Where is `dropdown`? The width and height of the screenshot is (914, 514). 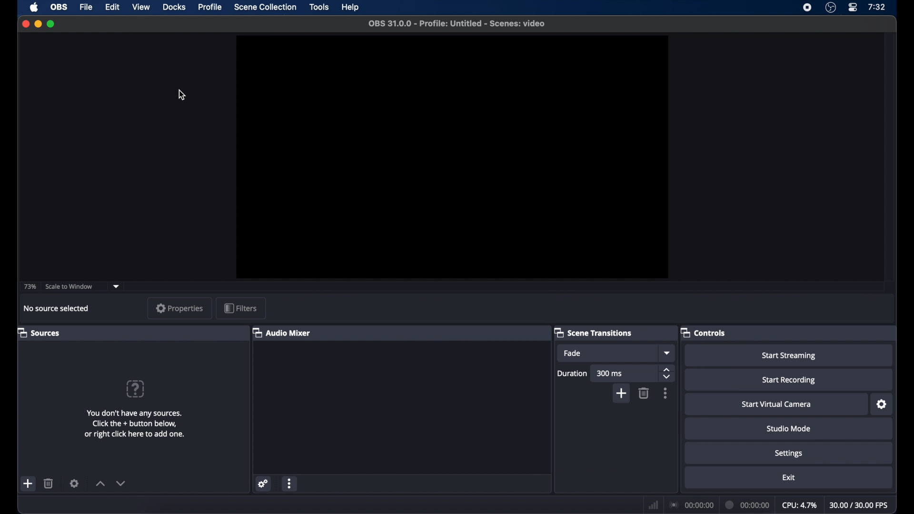 dropdown is located at coordinates (118, 286).